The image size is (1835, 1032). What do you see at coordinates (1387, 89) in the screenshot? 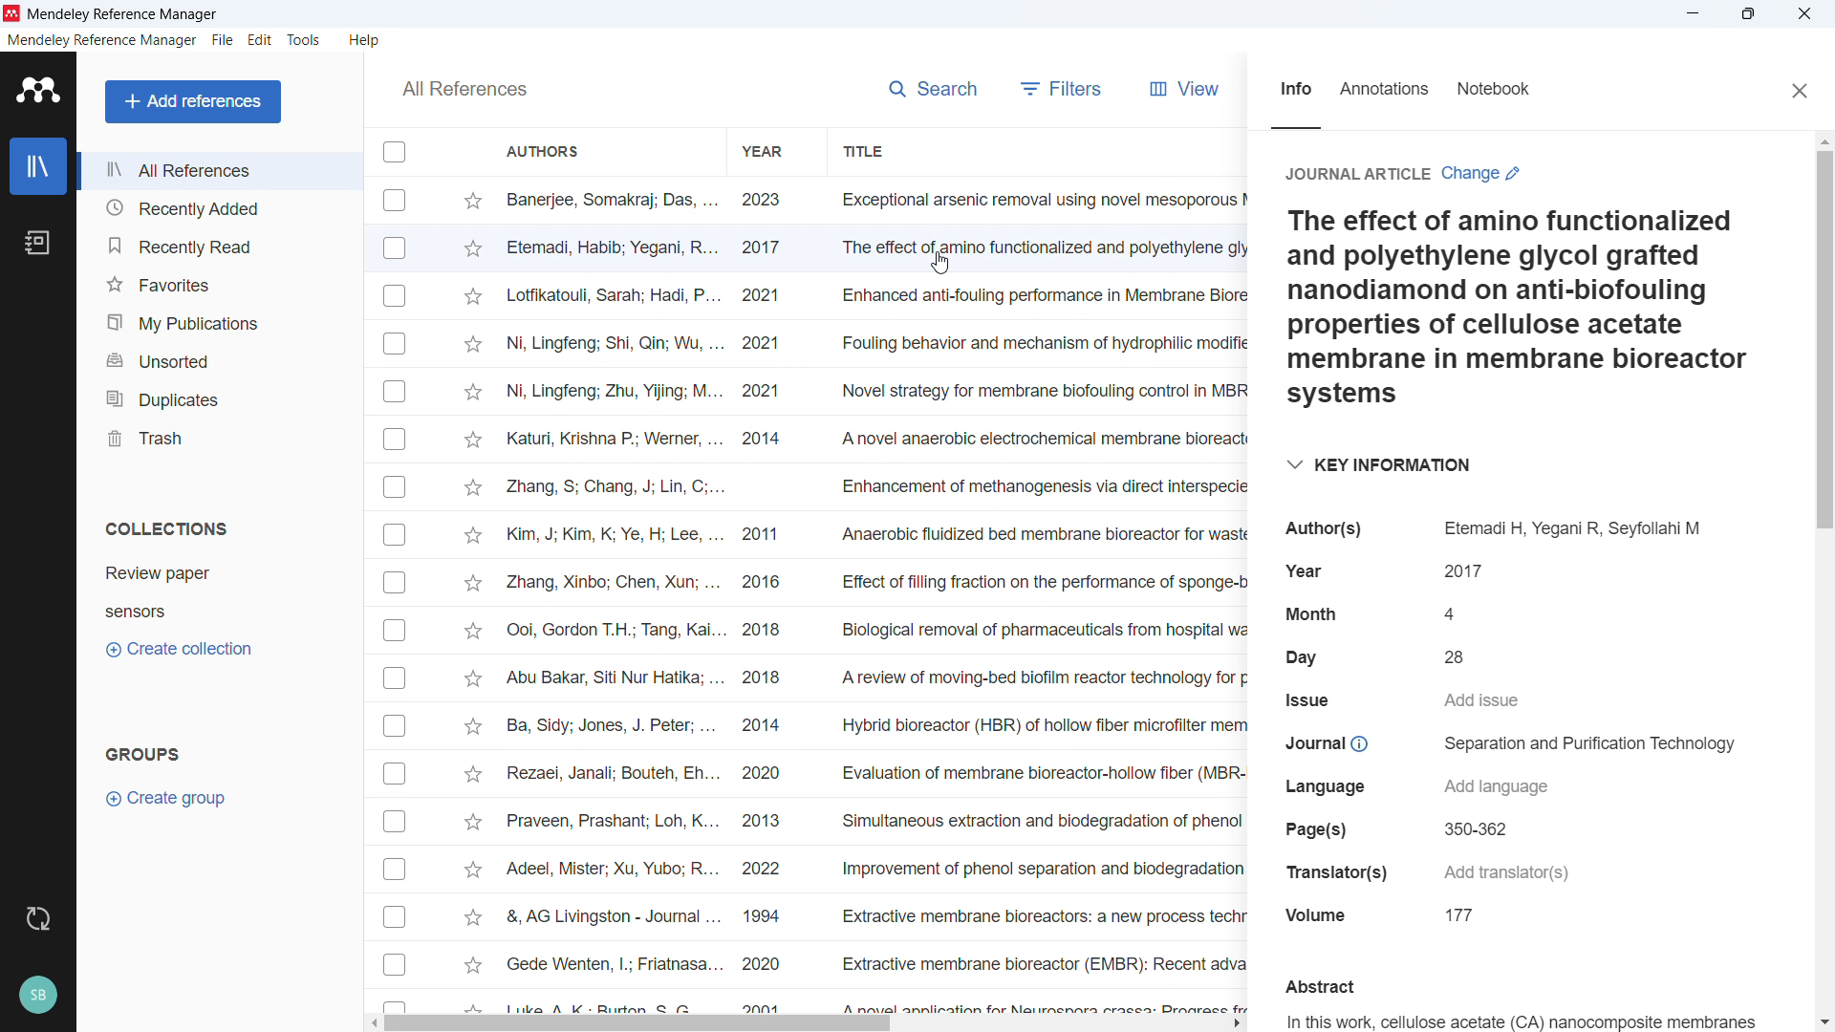
I see `Annotations ` at bounding box center [1387, 89].